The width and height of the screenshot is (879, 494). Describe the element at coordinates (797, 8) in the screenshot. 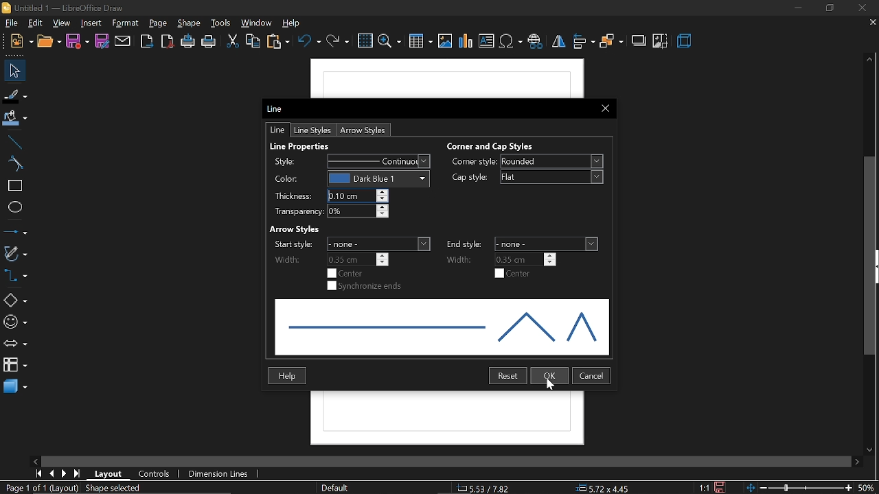

I see `minimize` at that location.